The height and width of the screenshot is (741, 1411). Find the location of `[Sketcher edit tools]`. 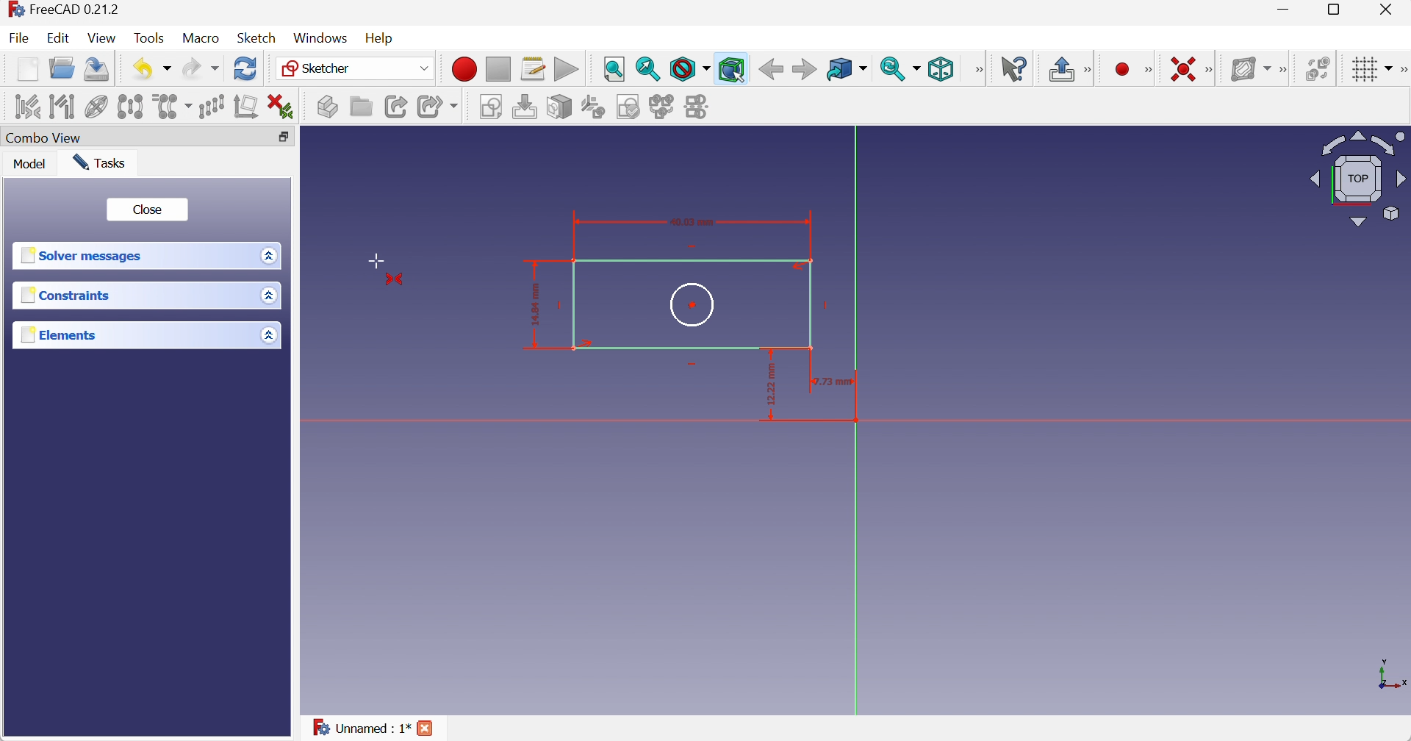

[Sketcher edit tools] is located at coordinates (1402, 70).